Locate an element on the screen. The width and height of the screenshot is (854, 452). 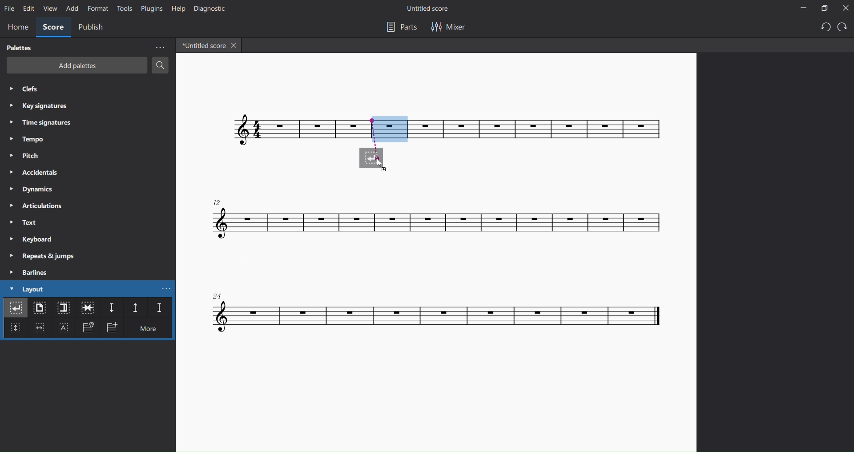
restore is located at coordinates (822, 8).